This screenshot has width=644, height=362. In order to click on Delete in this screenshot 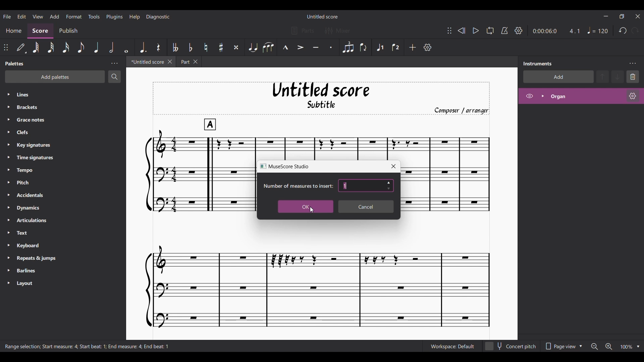, I will do `click(633, 76)`.